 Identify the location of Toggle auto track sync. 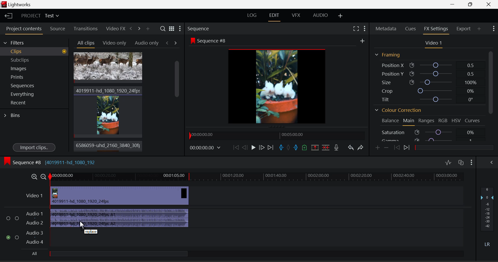
(461, 163).